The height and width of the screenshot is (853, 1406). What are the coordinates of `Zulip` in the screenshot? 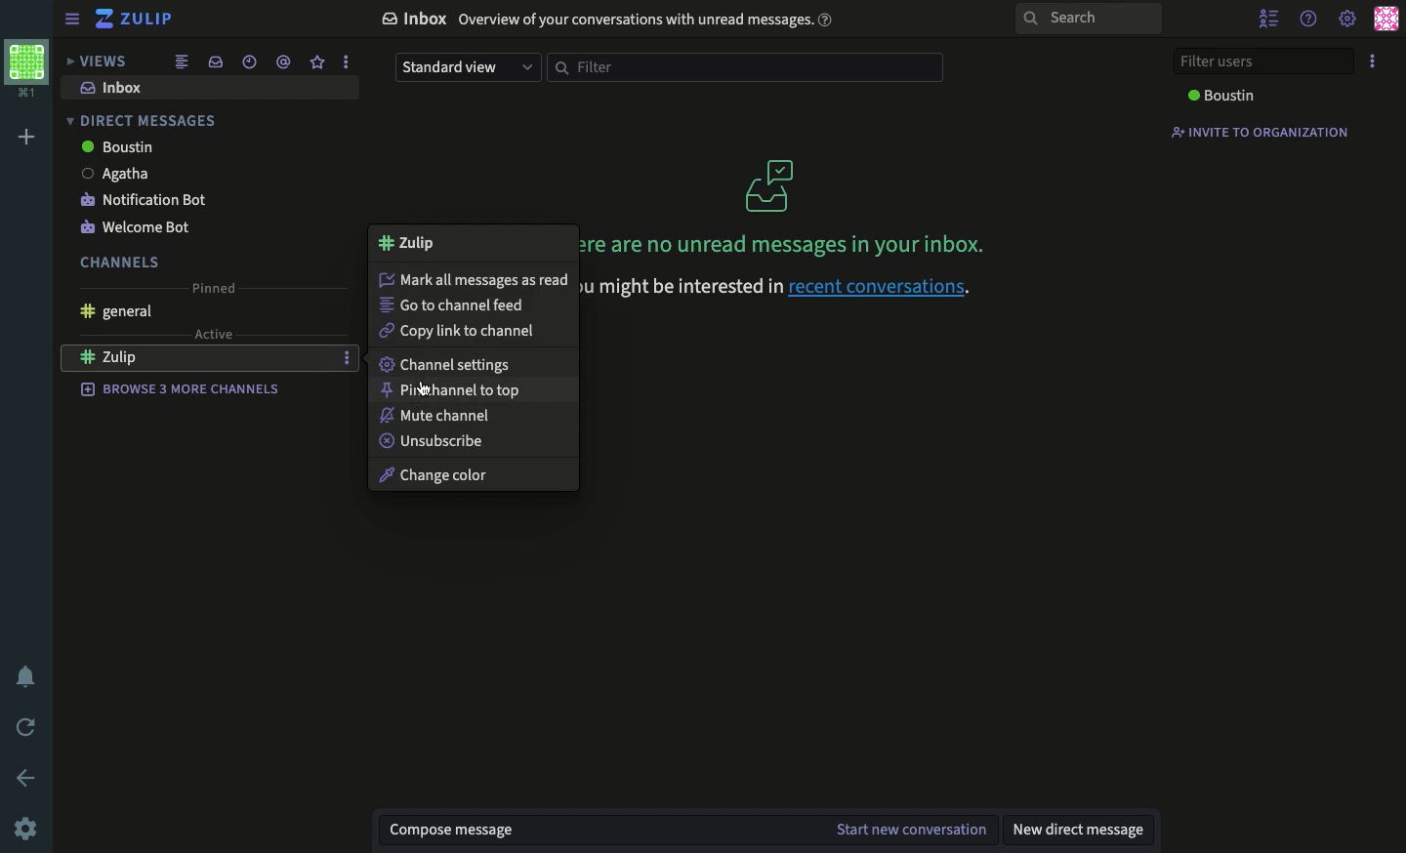 It's located at (409, 242).